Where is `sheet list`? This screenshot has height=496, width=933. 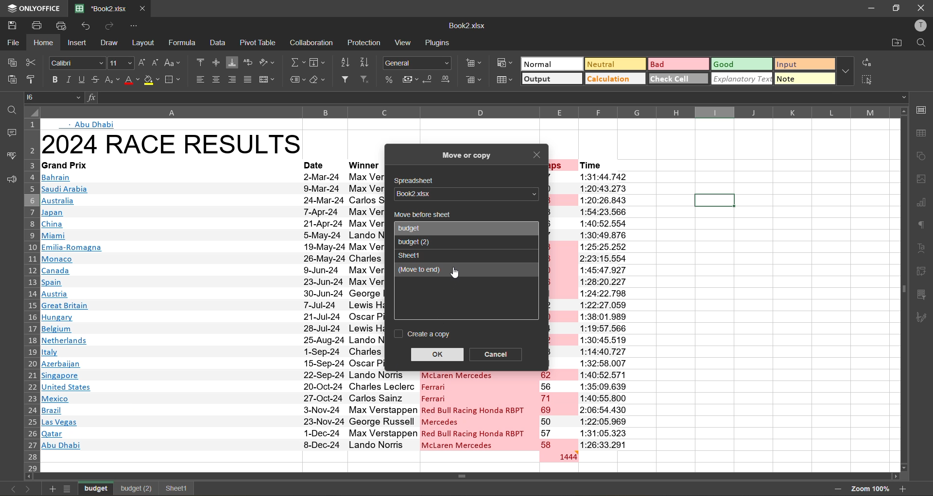 sheet list is located at coordinates (69, 489).